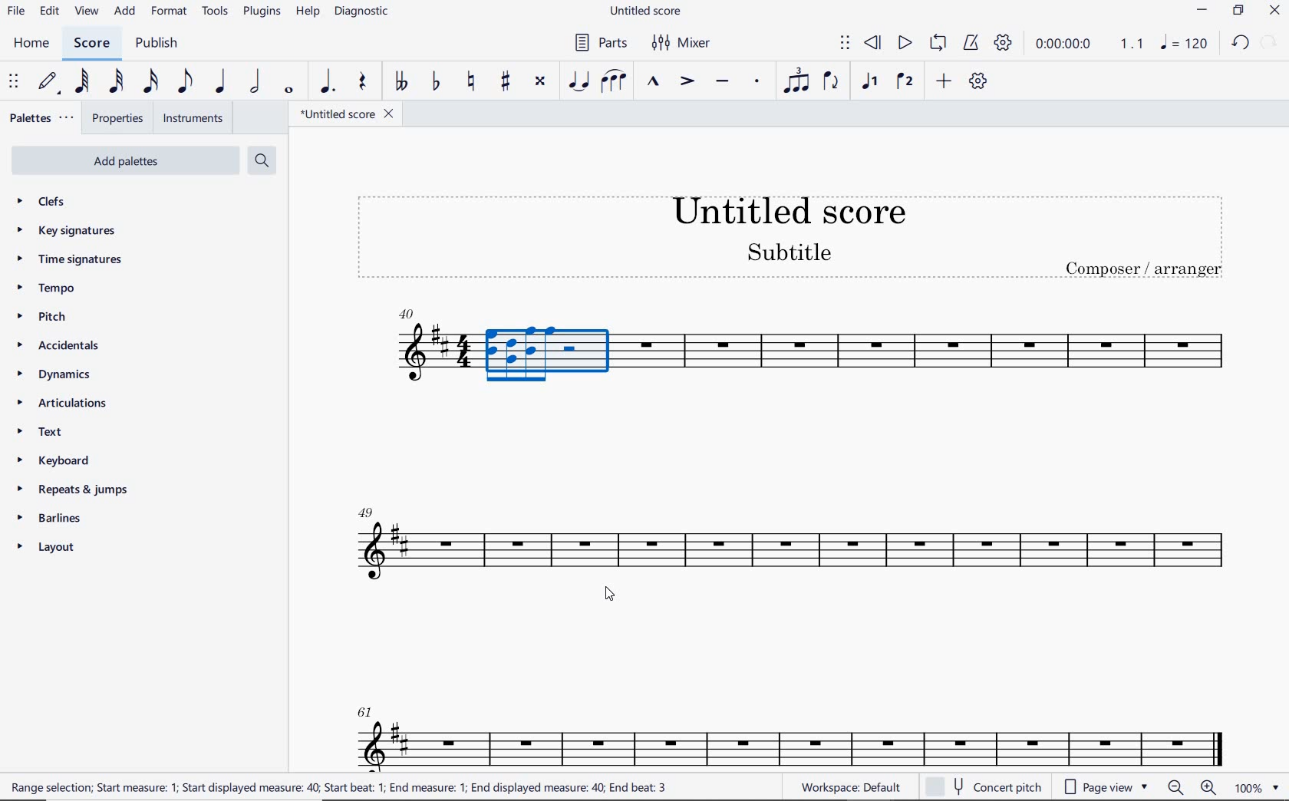 Image resolution: width=1289 pixels, height=801 pixels. Describe the element at coordinates (124, 160) in the screenshot. I see `ADD PALETTES` at that location.